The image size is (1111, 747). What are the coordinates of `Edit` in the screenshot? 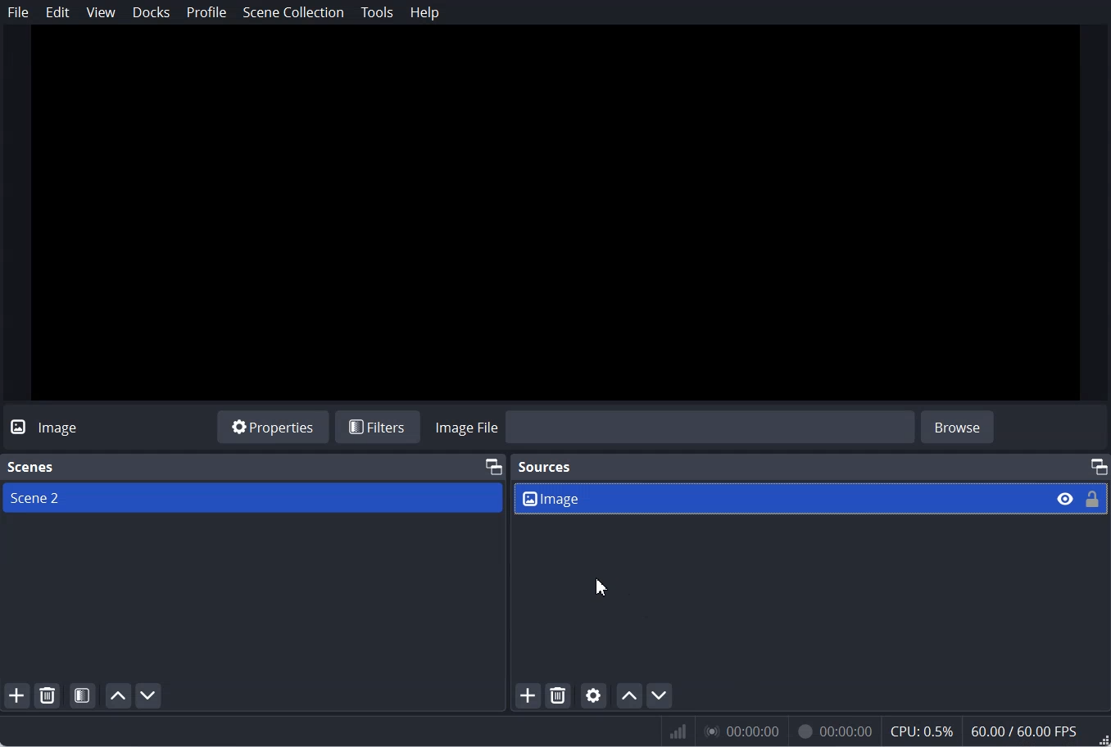 It's located at (58, 12).